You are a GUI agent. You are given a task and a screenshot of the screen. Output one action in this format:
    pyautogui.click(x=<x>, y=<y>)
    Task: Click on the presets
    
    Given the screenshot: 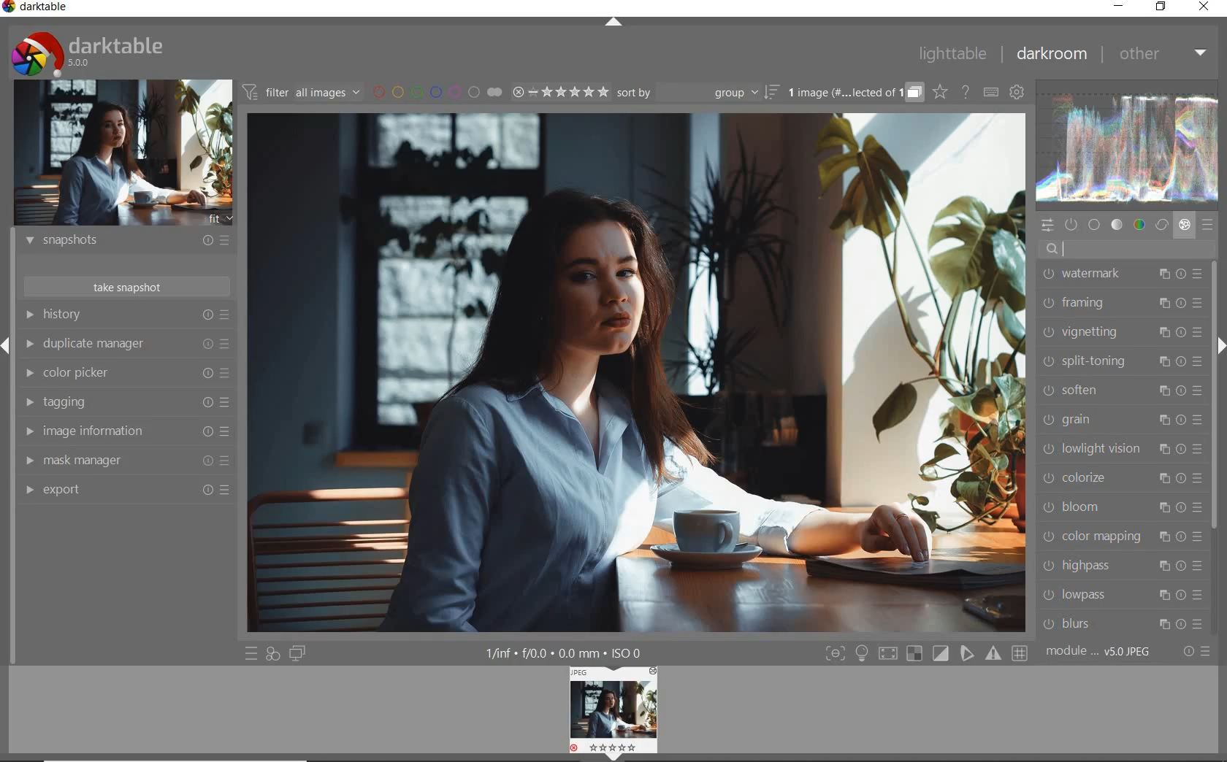 What is the action you would take?
    pyautogui.click(x=1209, y=225)
    